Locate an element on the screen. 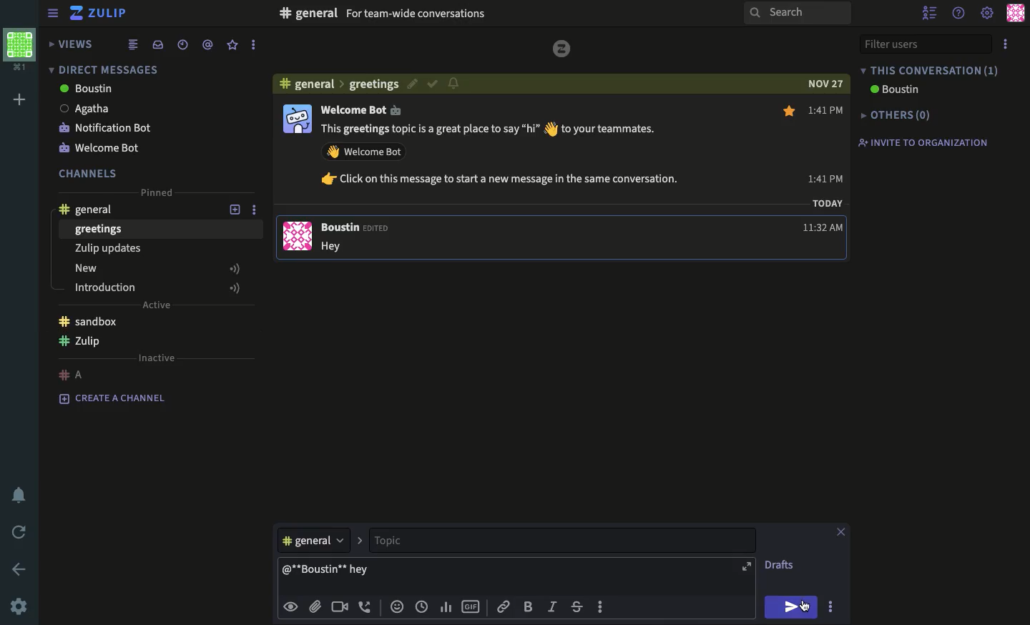 This screenshot has width=1030, height=625. create a channel is located at coordinates (112, 397).